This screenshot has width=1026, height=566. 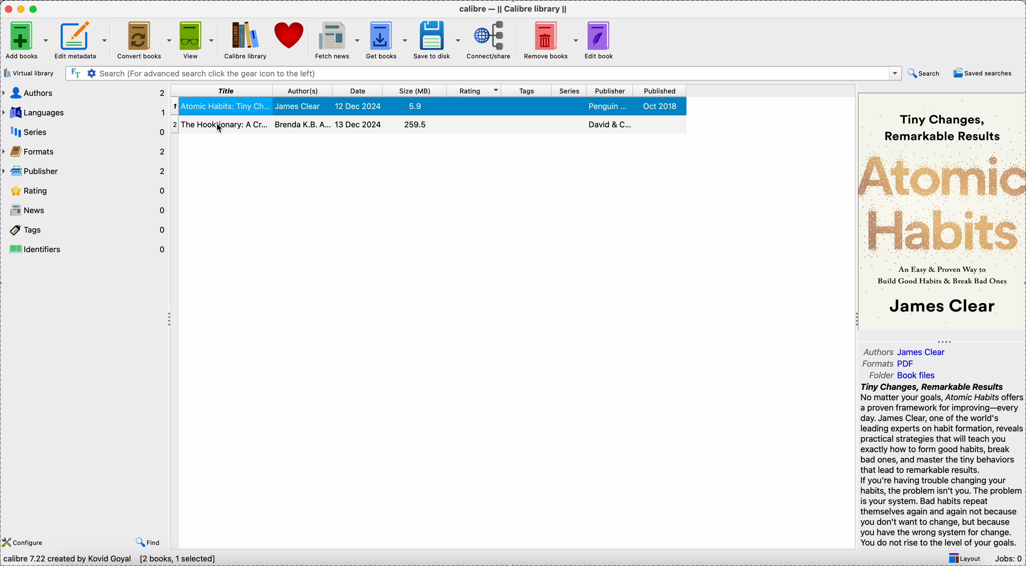 I want to click on donate, so click(x=288, y=36).